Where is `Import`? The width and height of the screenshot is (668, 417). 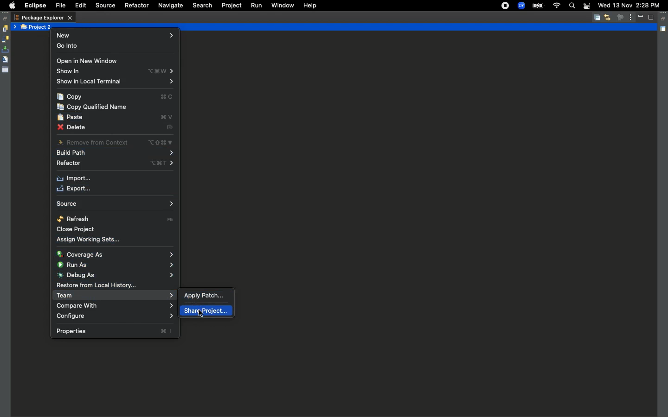 Import is located at coordinates (75, 179).